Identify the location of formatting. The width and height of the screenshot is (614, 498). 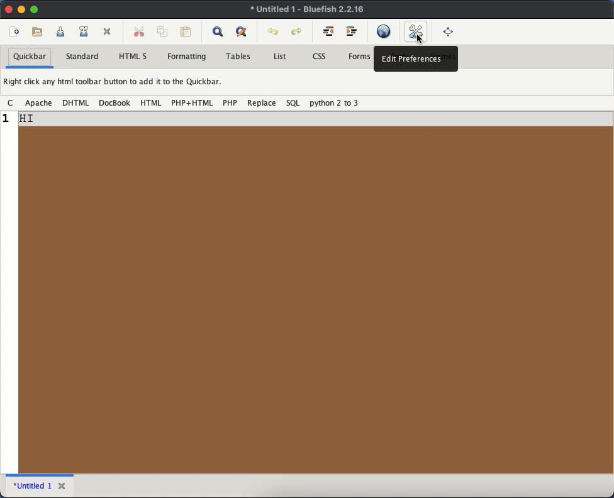
(187, 57).